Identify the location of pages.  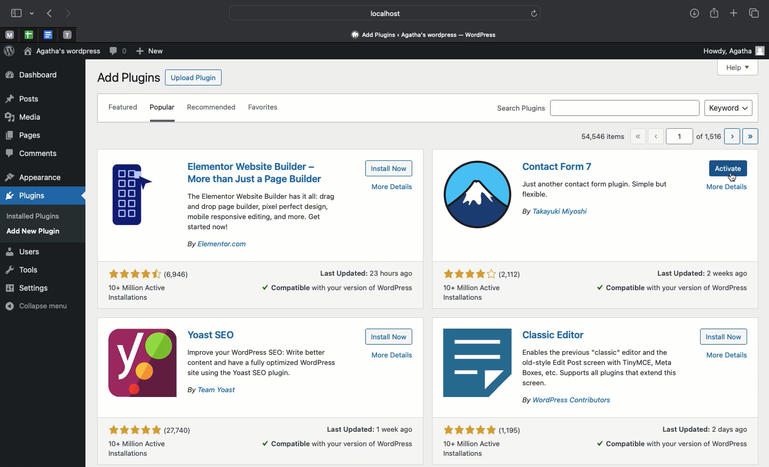
(23, 135).